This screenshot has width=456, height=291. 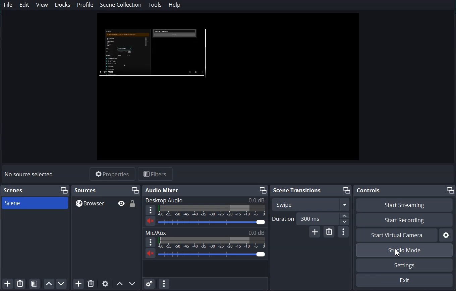 I want to click on Settings, so click(x=404, y=265).